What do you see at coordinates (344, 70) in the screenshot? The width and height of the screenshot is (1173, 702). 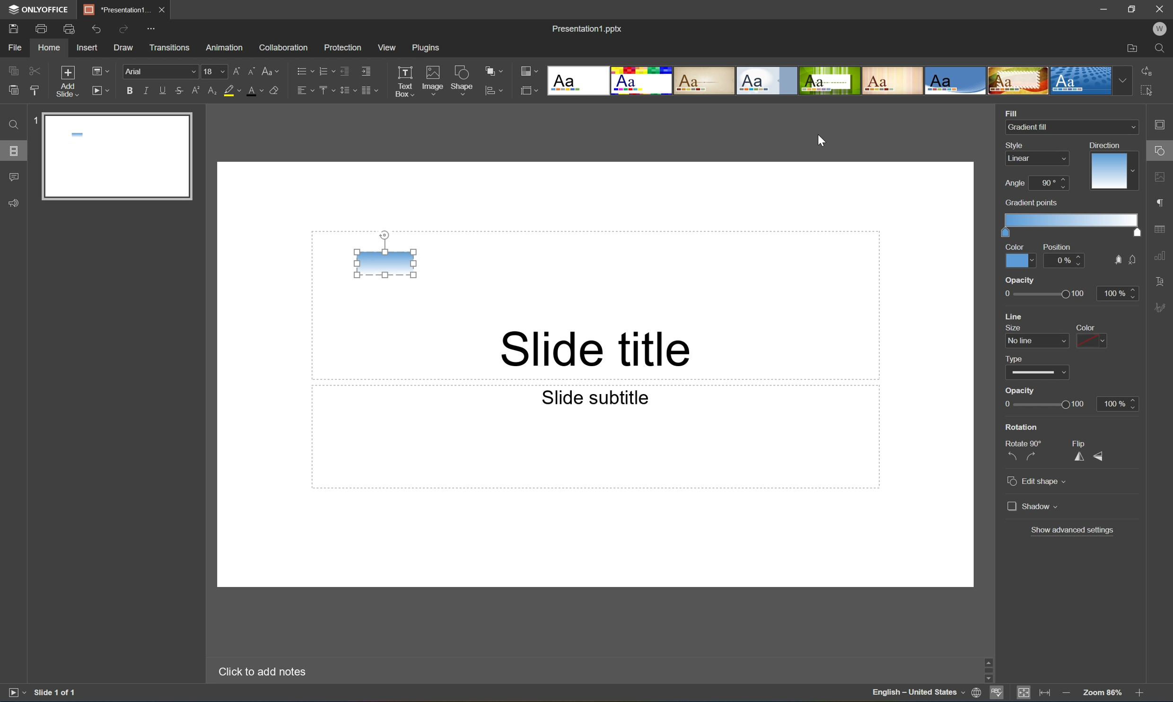 I see `Decrease indent` at bounding box center [344, 70].